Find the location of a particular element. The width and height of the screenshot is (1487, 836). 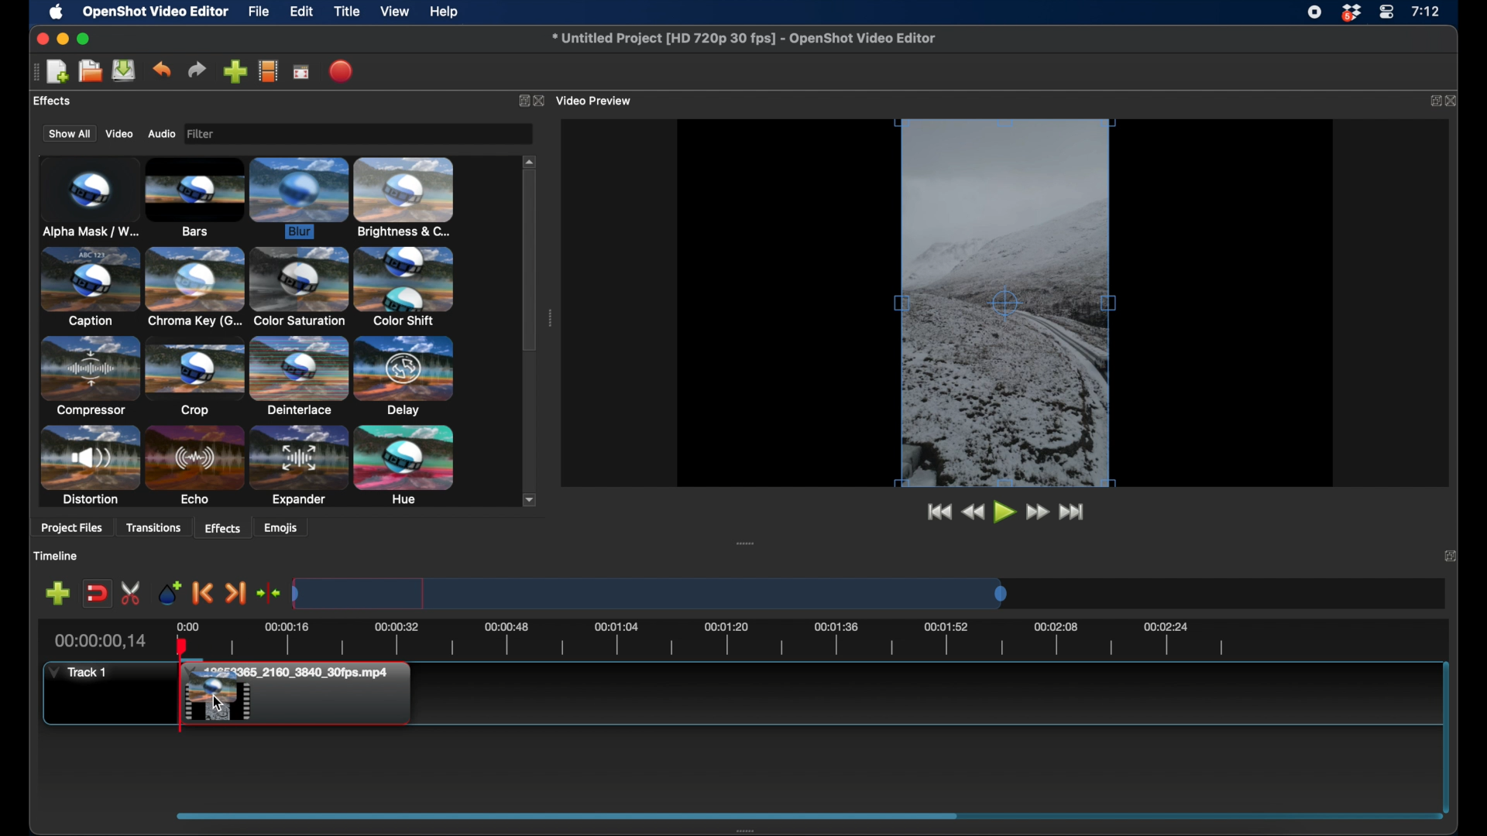

bars is located at coordinates (195, 198).